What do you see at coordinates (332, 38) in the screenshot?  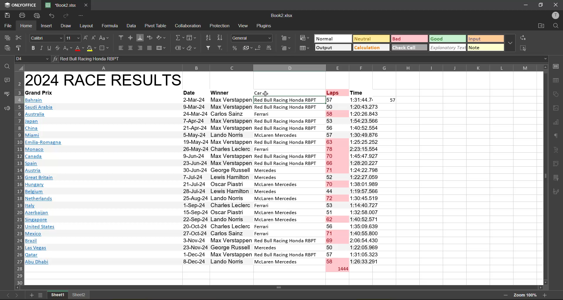 I see `normal` at bounding box center [332, 38].